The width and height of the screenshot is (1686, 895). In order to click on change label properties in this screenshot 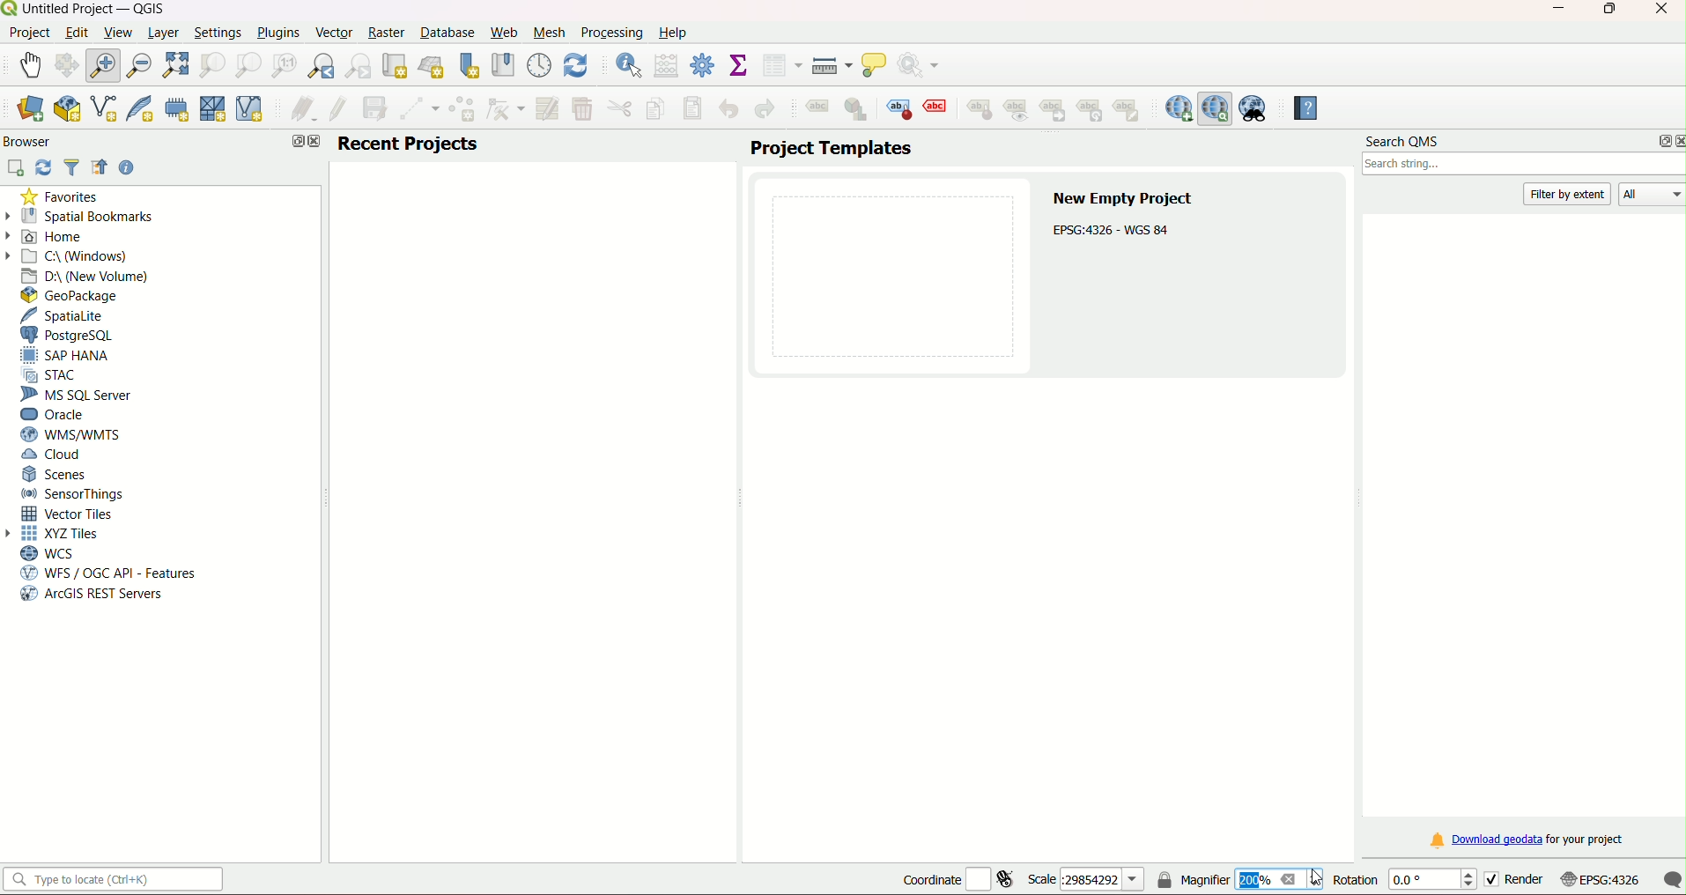, I will do `click(1131, 114)`.